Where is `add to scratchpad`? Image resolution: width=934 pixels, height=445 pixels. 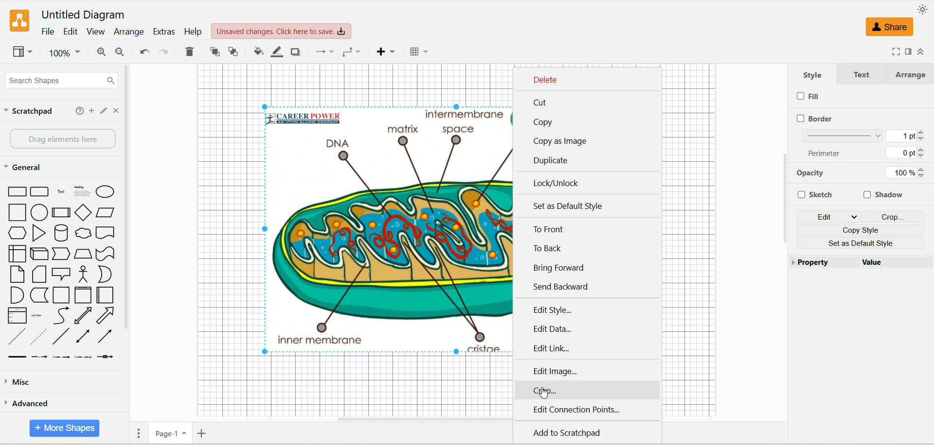
add to scratchpad is located at coordinates (568, 433).